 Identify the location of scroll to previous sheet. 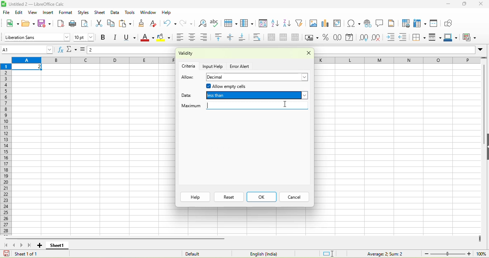
(15, 245).